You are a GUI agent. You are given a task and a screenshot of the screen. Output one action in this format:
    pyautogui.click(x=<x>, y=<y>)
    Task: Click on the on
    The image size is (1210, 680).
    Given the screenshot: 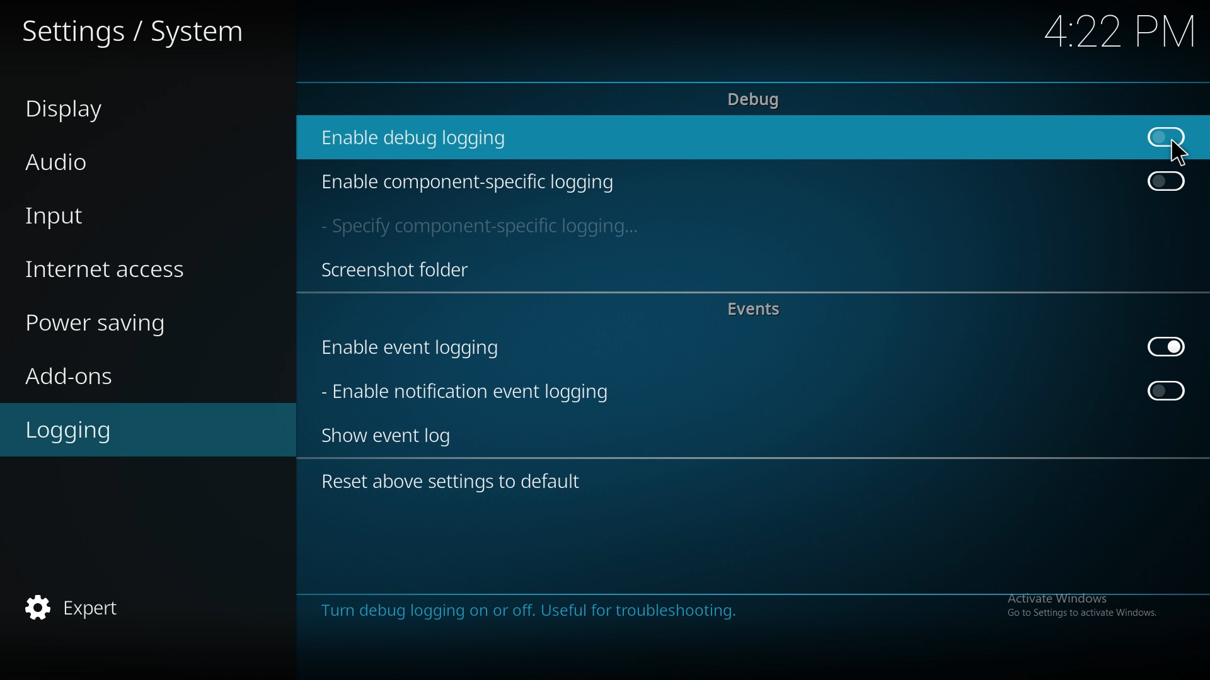 What is the action you would take?
    pyautogui.click(x=1166, y=346)
    